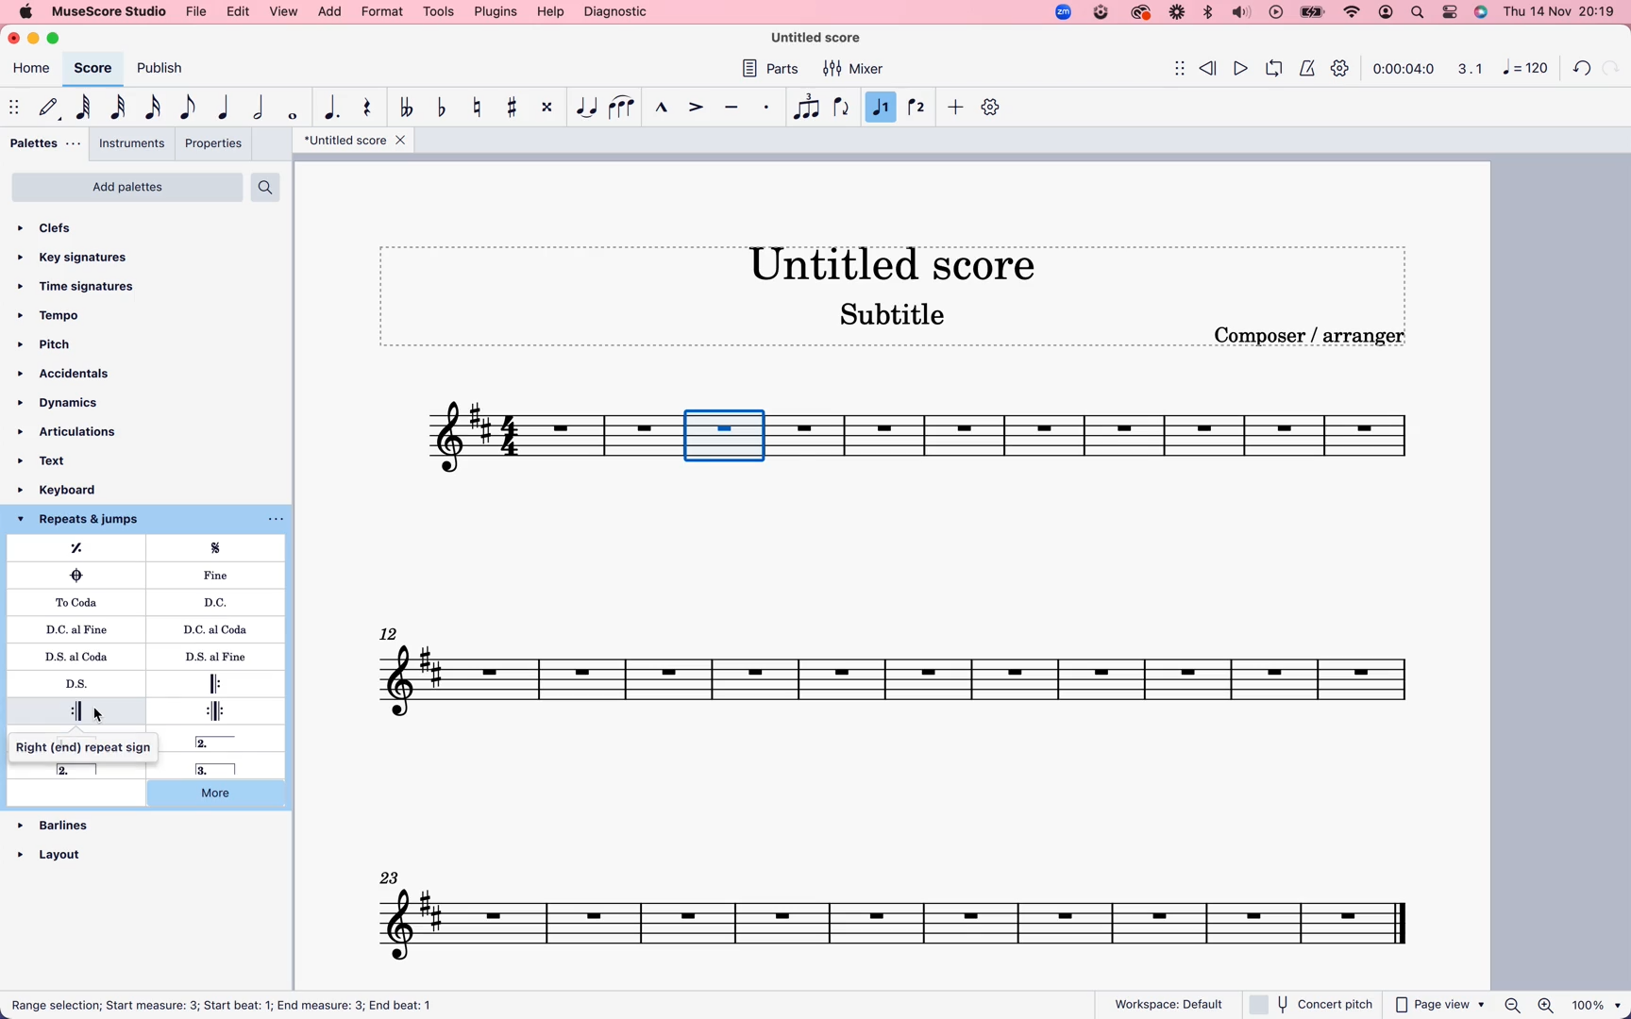  What do you see at coordinates (904, 262) in the screenshot?
I see `score name` at bounding box center [904, 262].